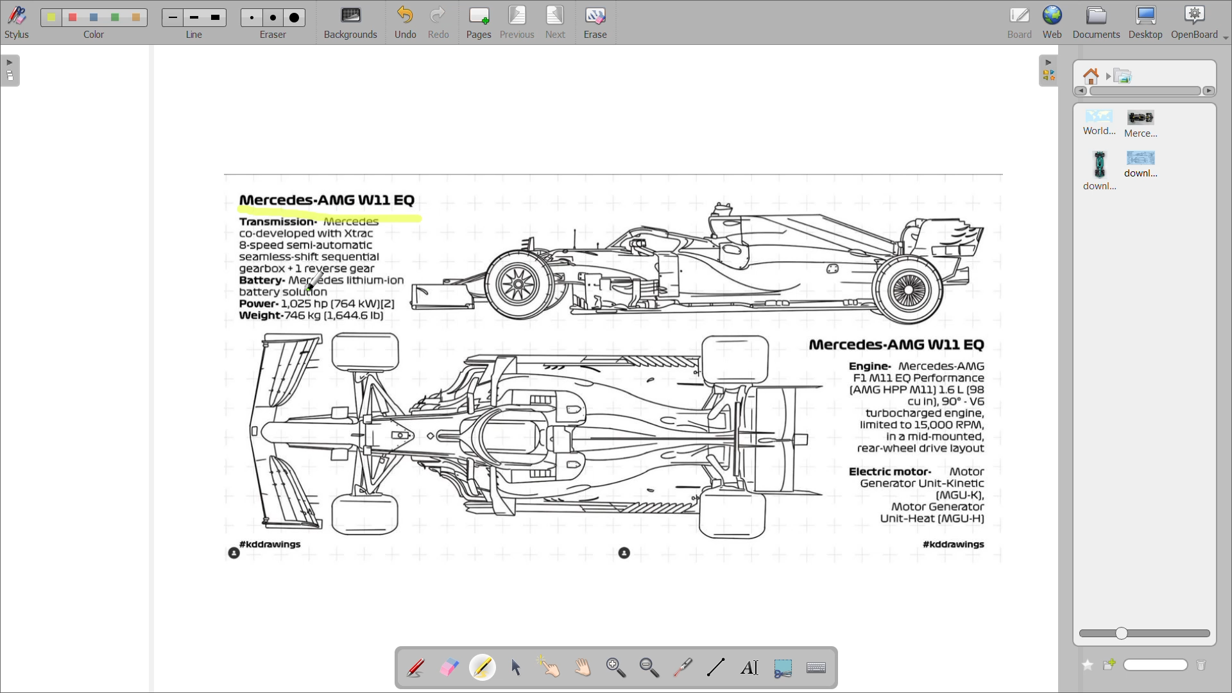 The image size is (1232, 693). I want to click on zoom slider, so click(1142, 635).